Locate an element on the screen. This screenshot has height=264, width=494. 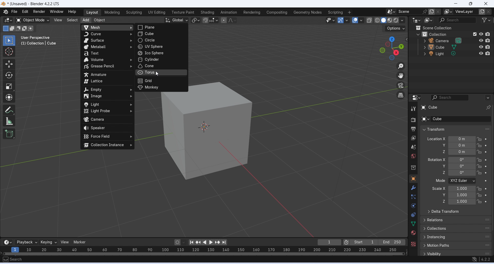
uv sphere is located at coordinates (158, 47).